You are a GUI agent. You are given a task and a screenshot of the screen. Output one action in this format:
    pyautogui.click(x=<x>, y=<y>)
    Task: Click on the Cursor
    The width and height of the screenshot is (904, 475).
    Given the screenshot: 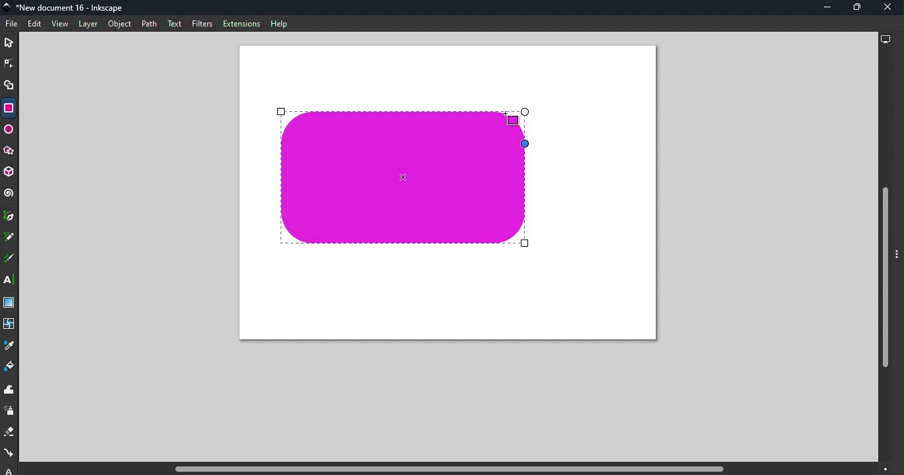 What is the action you would take?
    pyautogui.click(x=517, y=117)
    